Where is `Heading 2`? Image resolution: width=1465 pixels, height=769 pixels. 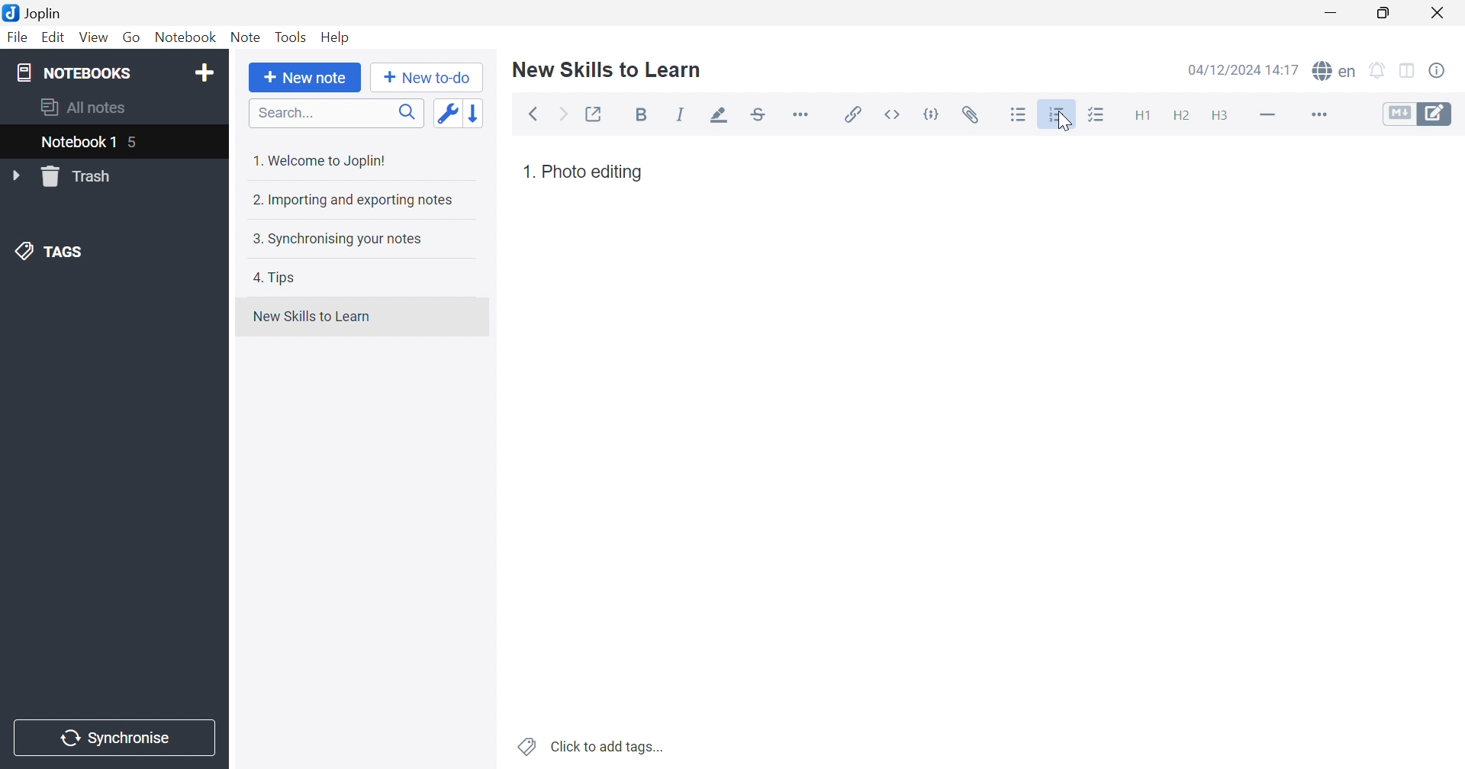 Heading 2 is located at coordinates (1181, 116).